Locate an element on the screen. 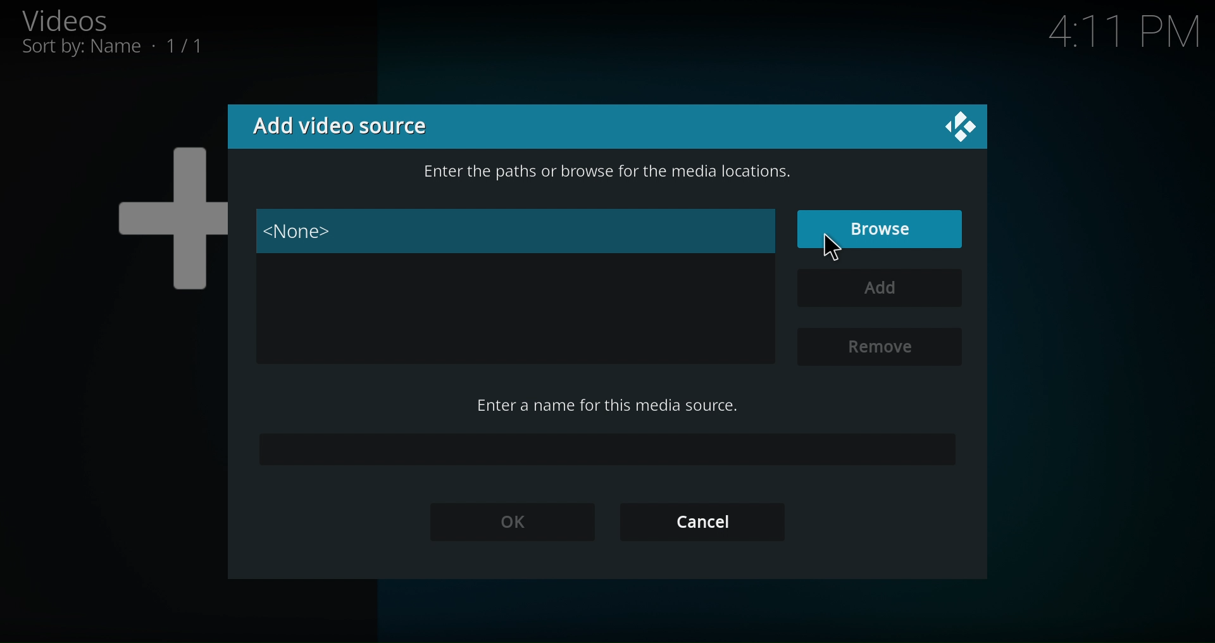 This screenshot has height=643, width=1215. Remove is located at coordinates (878, 347).